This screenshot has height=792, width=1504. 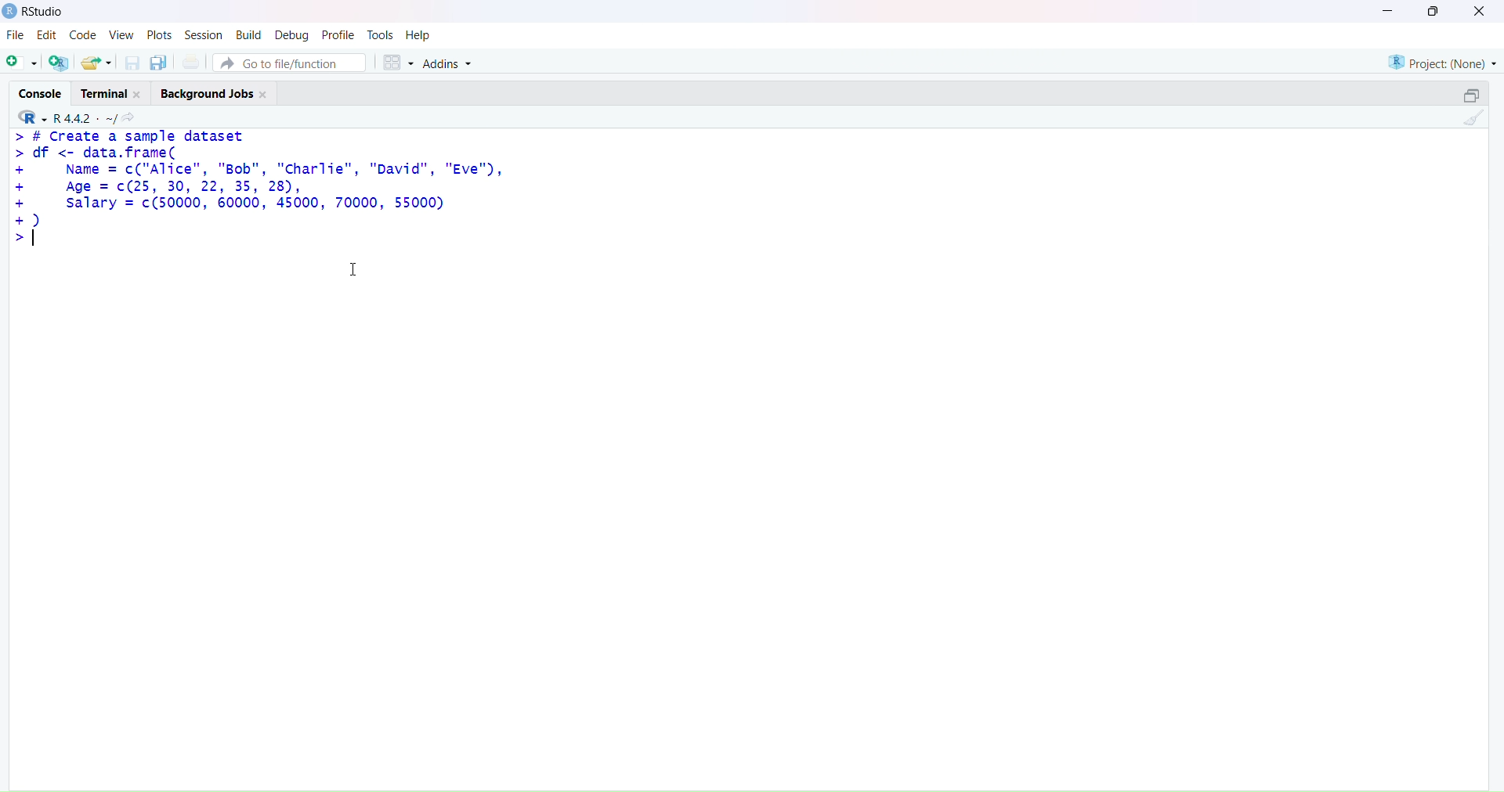 I want to click on edit, so click(x=49, y=34).